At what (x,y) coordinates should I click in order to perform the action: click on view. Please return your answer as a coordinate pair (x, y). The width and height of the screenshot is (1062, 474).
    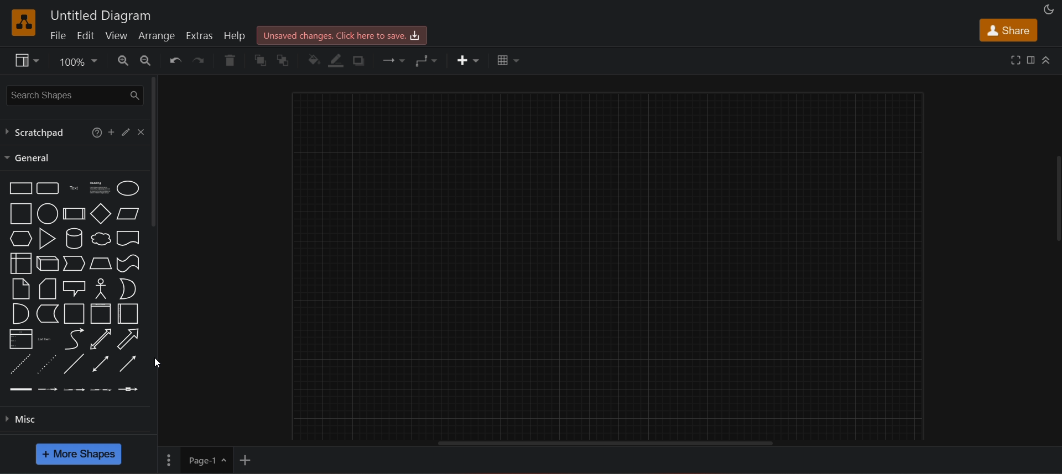
    Looking at the image, I should click on (117, 35).